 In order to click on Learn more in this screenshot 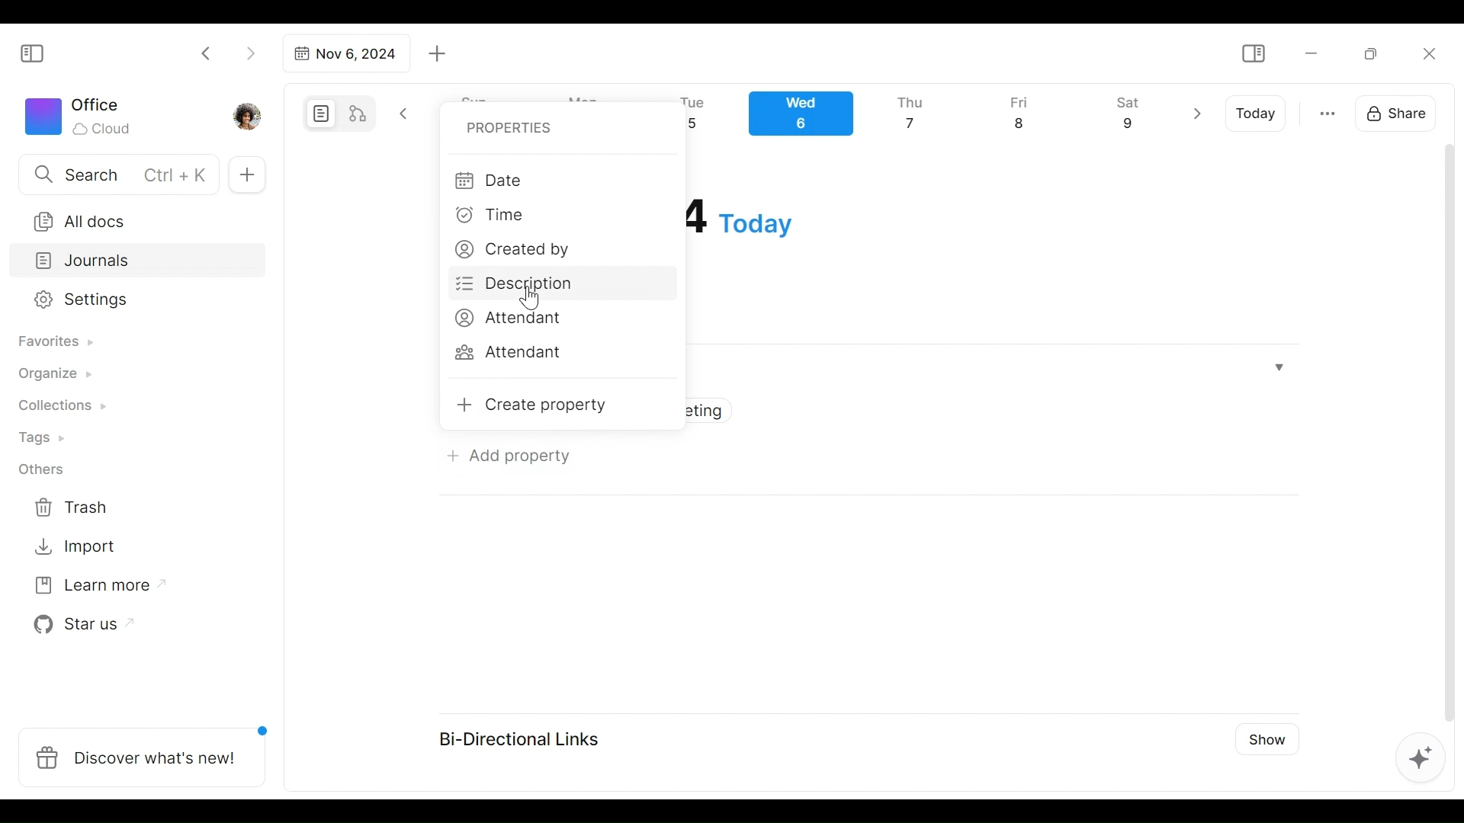, I will do `click(92, 588)`.